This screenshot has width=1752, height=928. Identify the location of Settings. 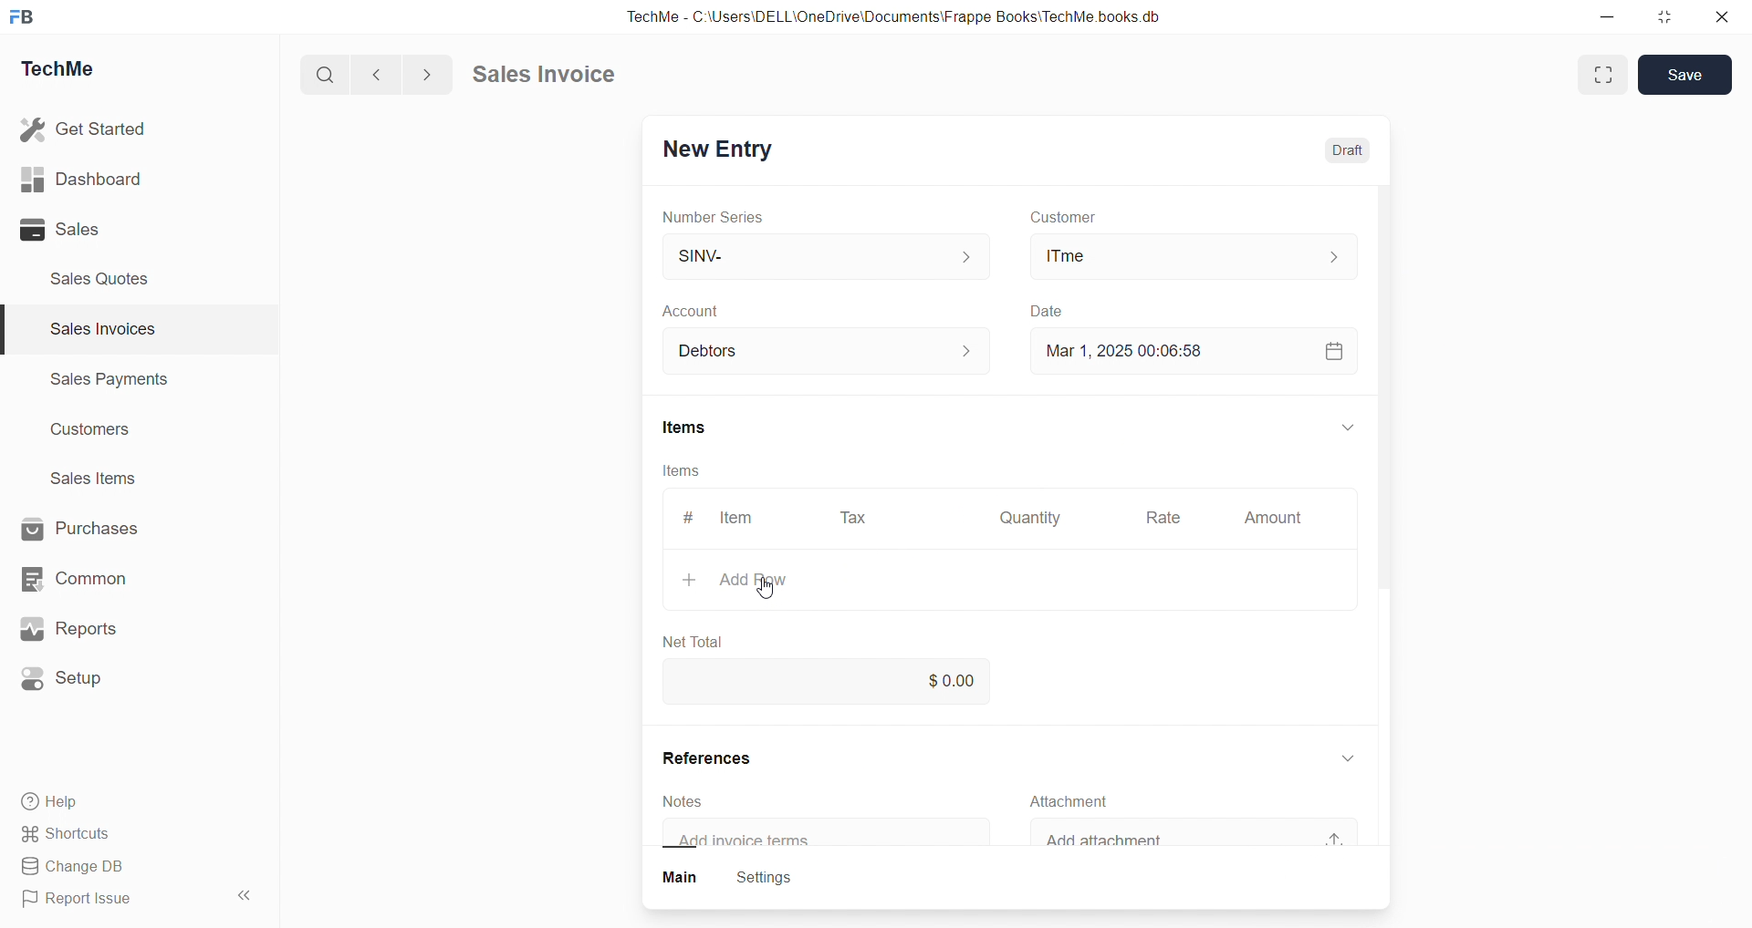
(776, 879).